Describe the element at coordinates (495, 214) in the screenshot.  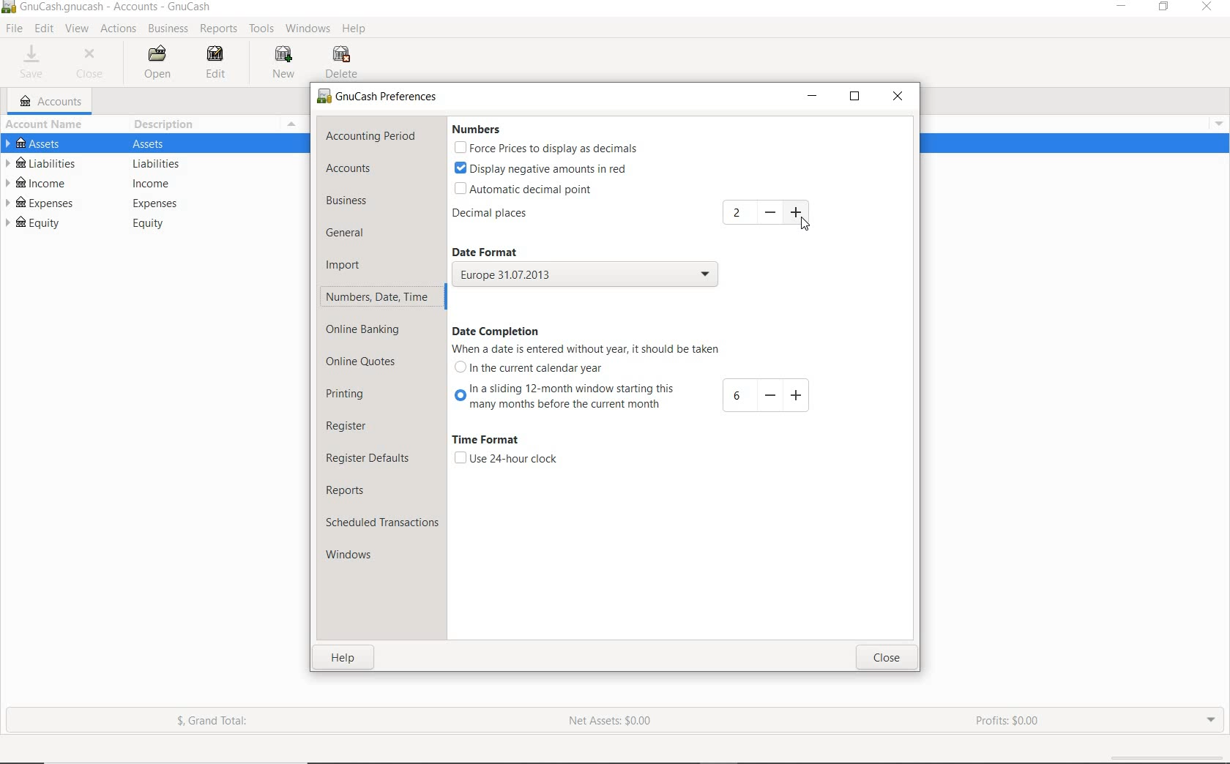
I see `ecimal places` at that location.